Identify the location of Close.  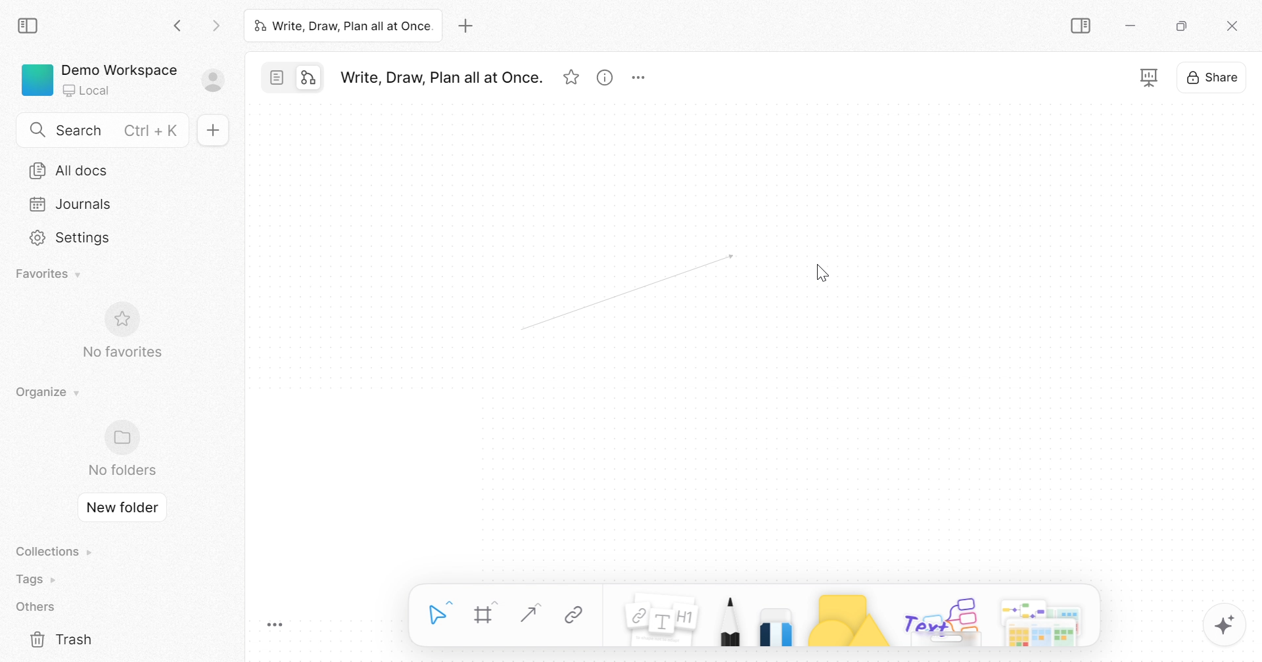
(1232, 28).